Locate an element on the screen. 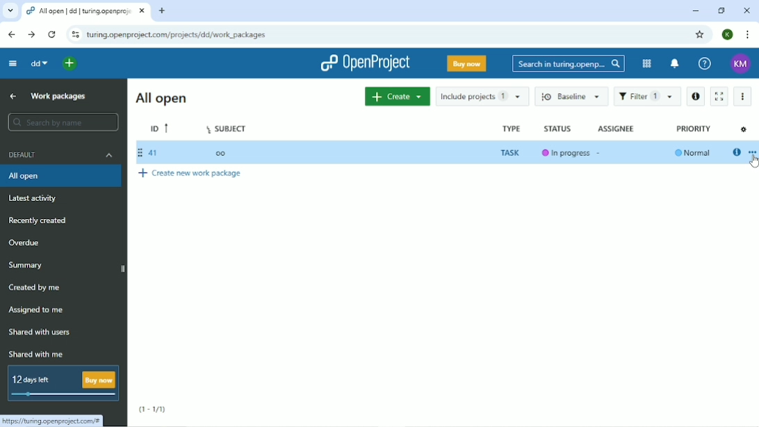  Include projects 1 is located at coordinates (482, 97).